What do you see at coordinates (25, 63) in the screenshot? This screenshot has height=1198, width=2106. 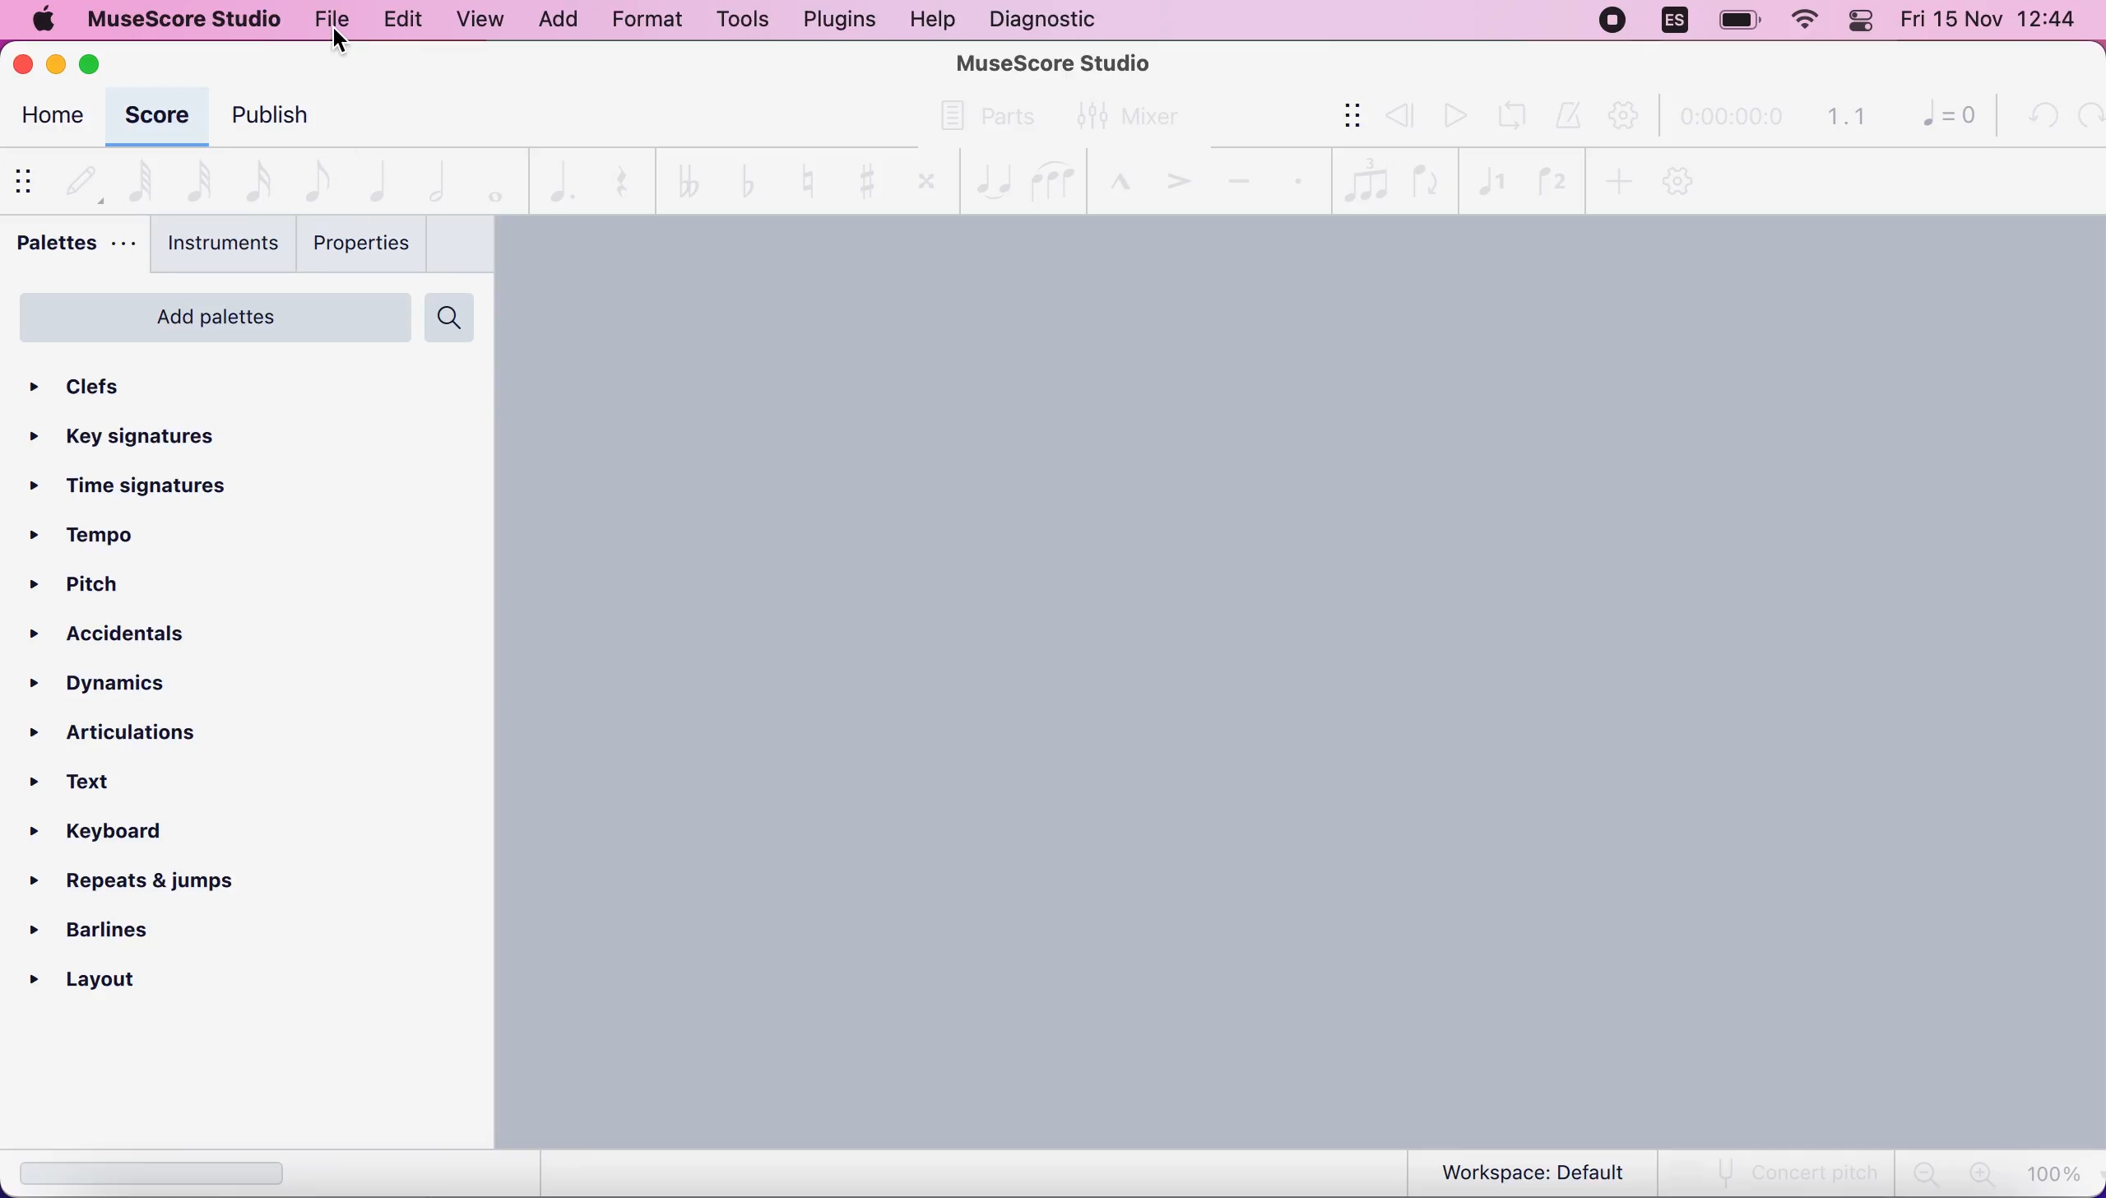 I see `close` at bounding box center [25, 63].